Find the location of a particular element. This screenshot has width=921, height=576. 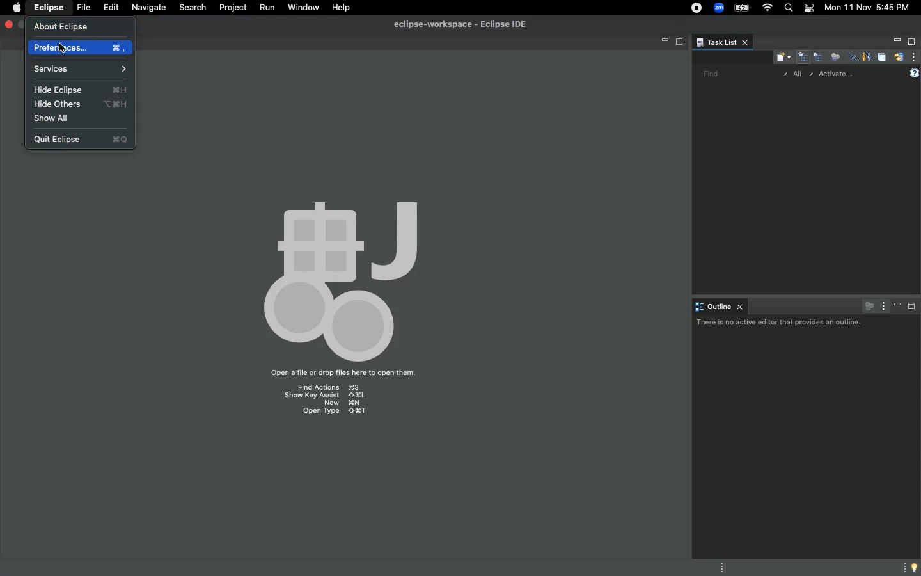

Task list is located at coordinates (721, 42).